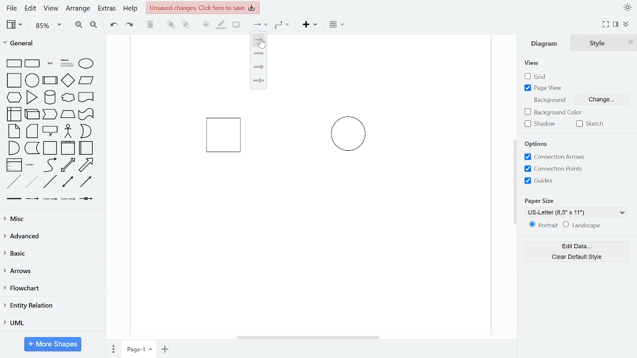  Describe the element at coordinates (186, 25) in the screenshot. I see `to back` at that location.